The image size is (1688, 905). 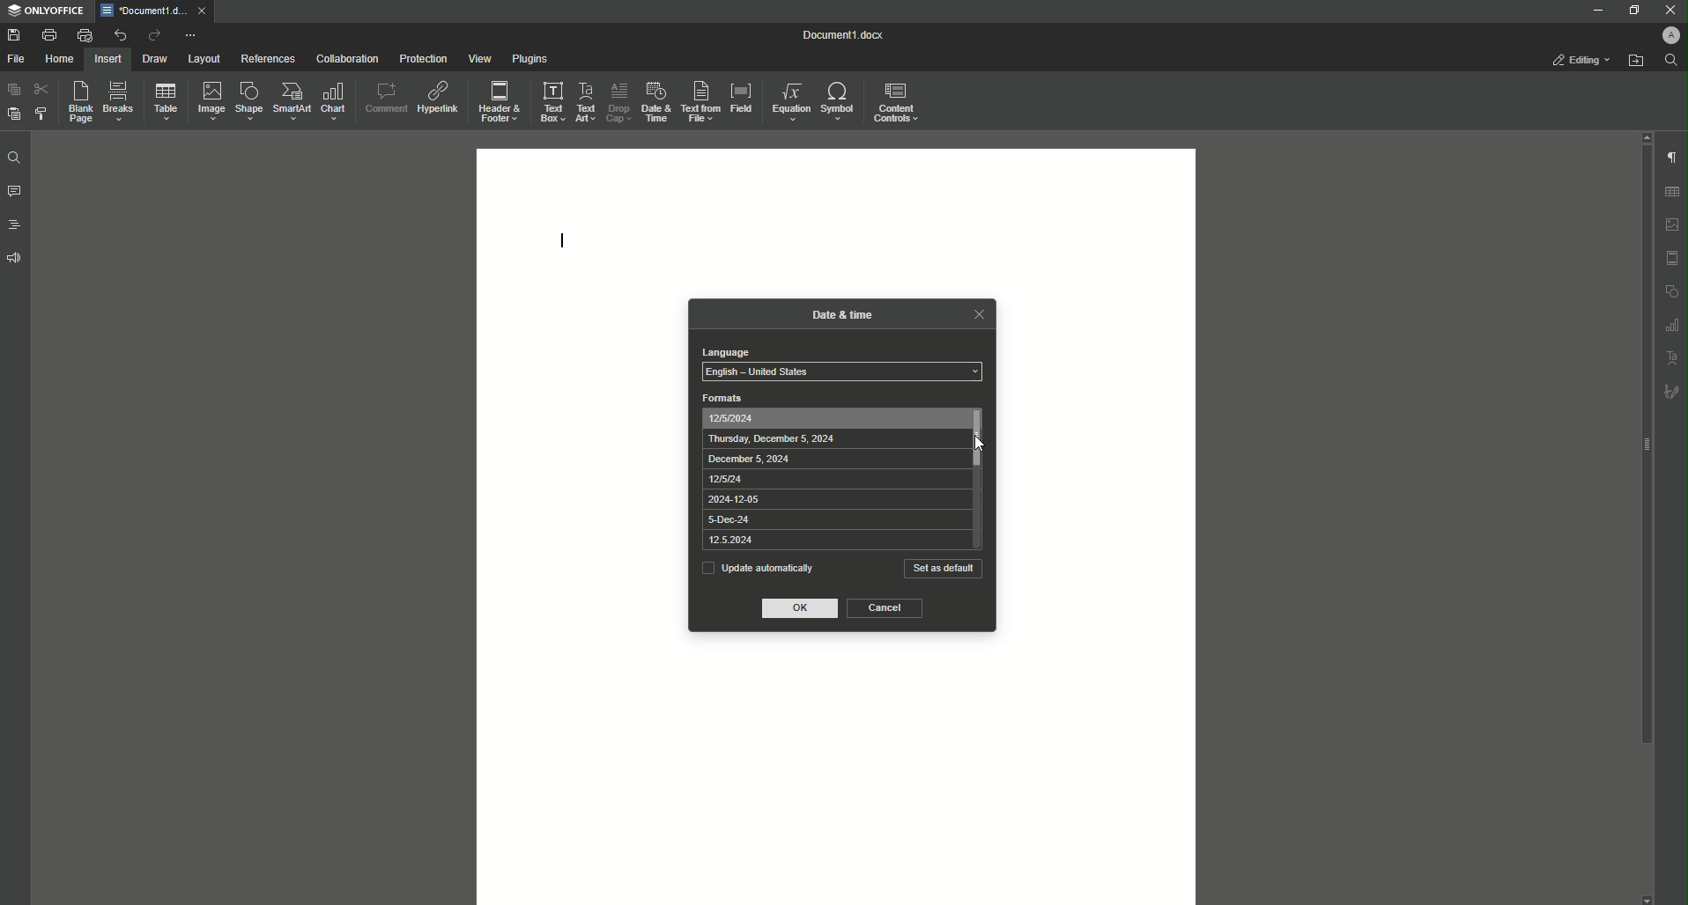 I want to click on Header and Footer, so click(x=500, y=99).